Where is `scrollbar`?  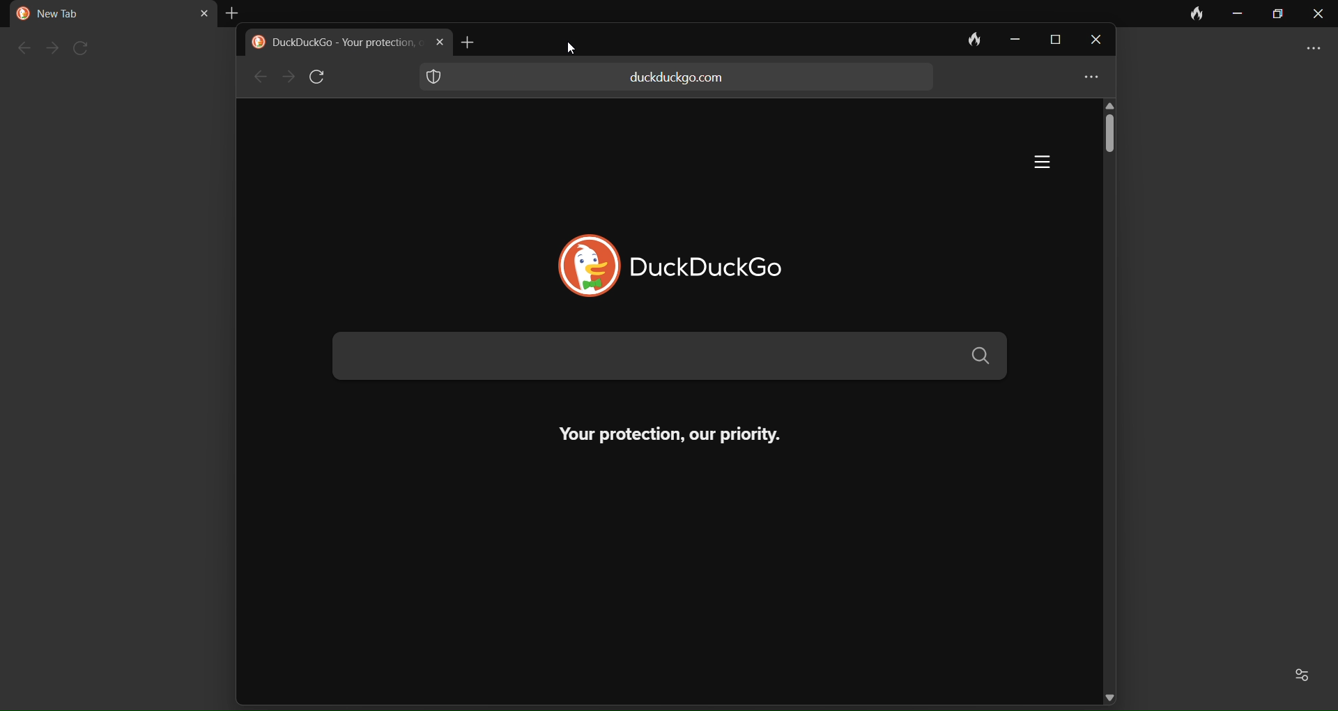 scrollbar is located at coordinates (1111, 146).